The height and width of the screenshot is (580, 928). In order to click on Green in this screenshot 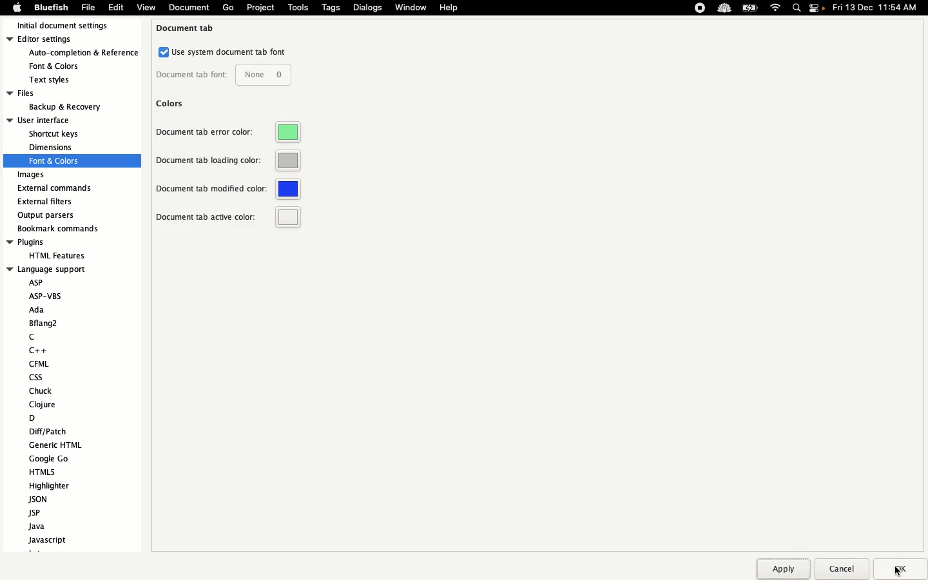, I will do `click(287, 135)`.